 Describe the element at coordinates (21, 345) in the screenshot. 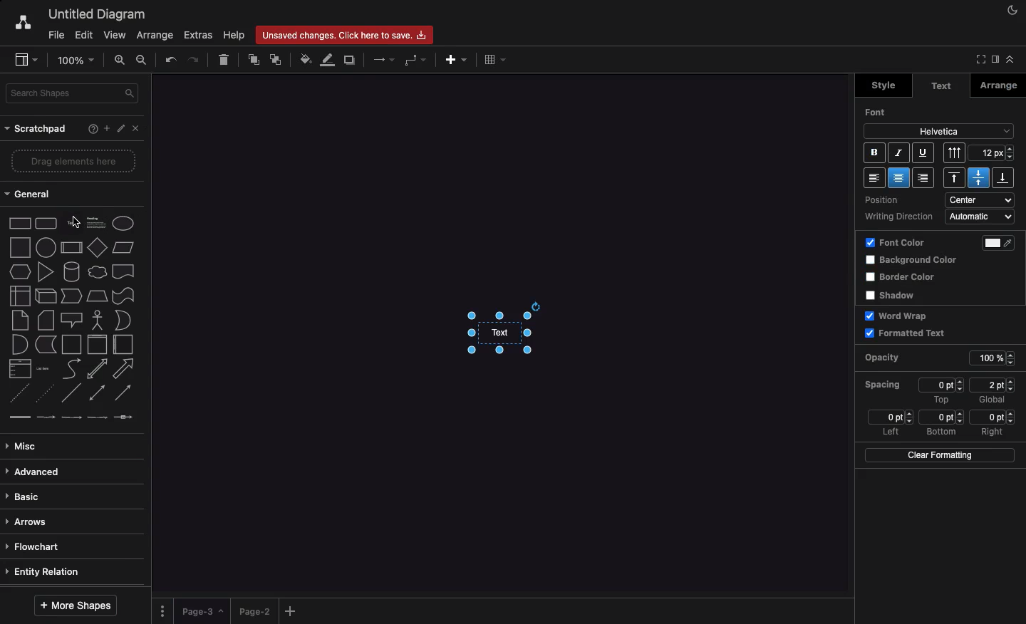

I see `and` at that location.